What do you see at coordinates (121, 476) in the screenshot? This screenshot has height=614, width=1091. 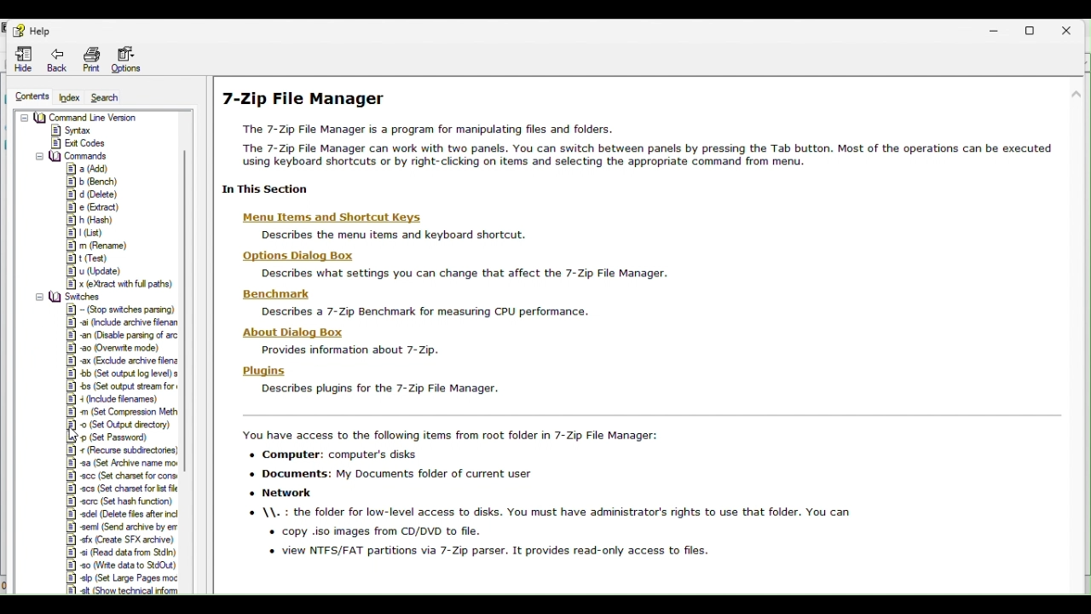 I see `Set charset for cons` at bounding box center [121, 476].